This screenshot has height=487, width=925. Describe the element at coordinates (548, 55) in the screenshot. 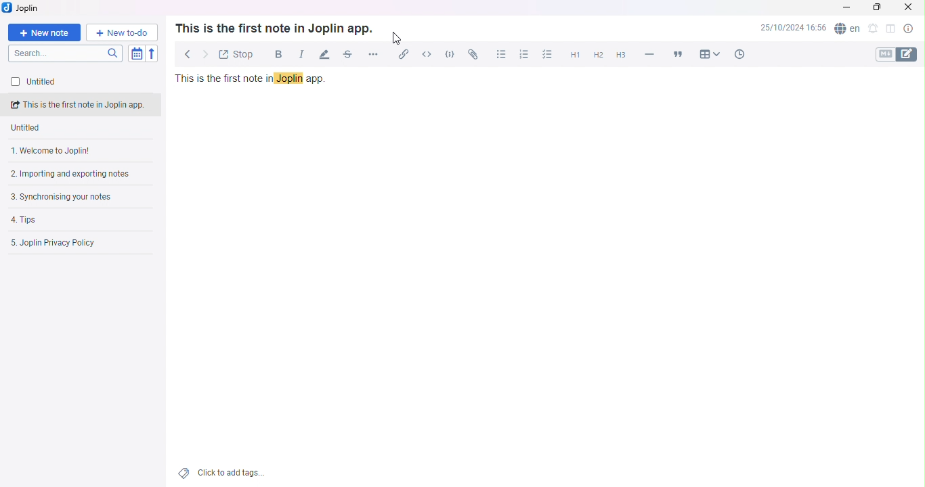

I see `Checkbox list` at that location.